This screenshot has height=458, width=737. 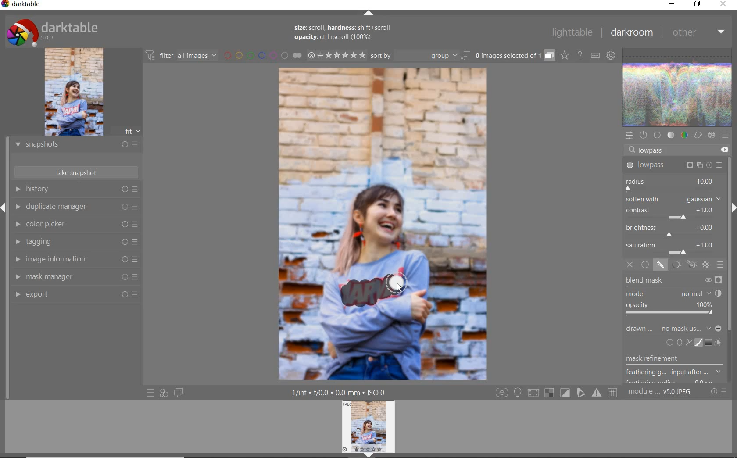 What do you see at coordinates (632, 33) in the screenshot?
I see `darkroom` at bounding box center [632, 33].